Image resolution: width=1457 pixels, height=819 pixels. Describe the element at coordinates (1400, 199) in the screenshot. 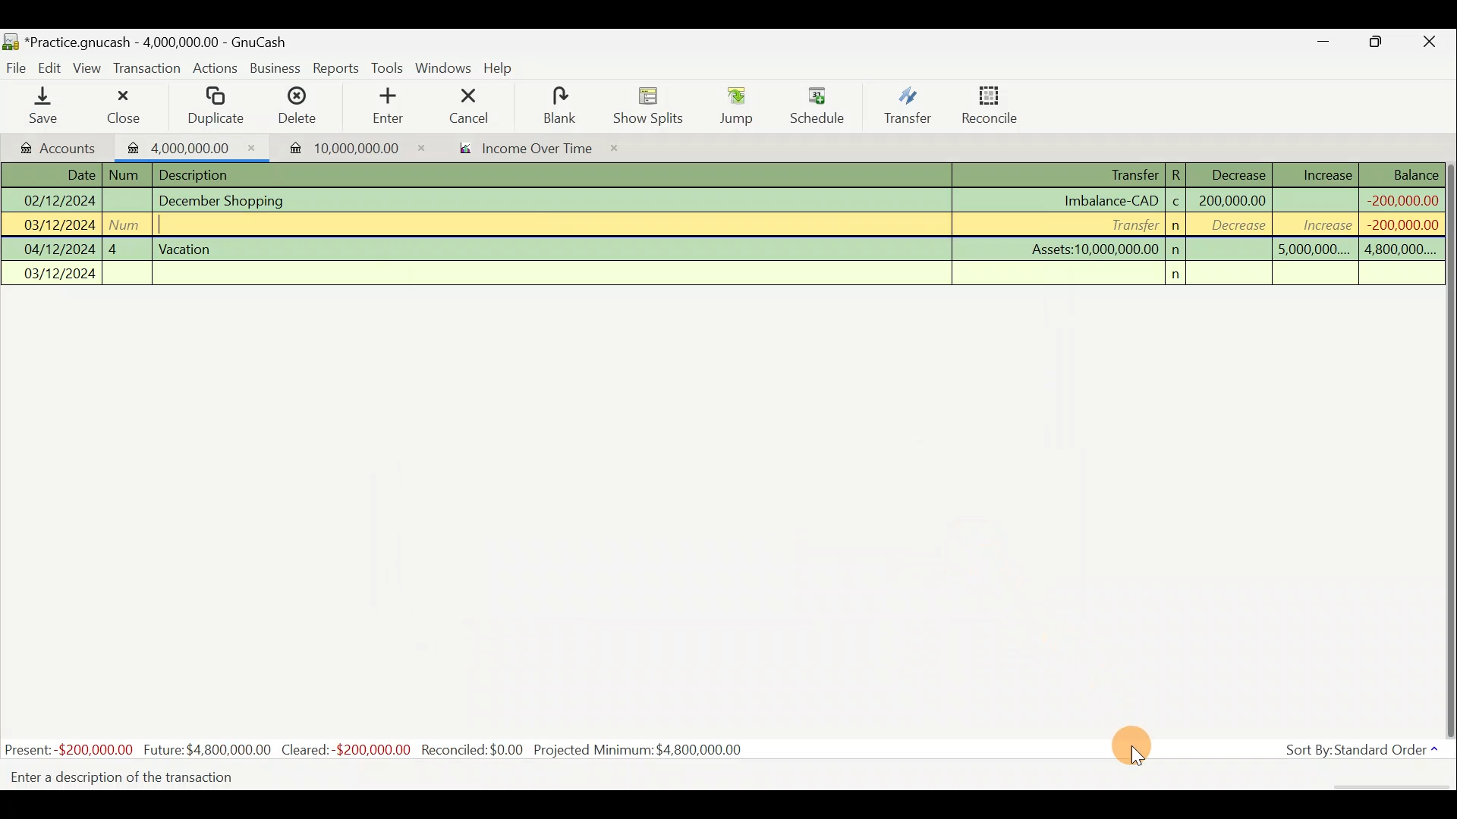

I see `-200,000,000` at that location.